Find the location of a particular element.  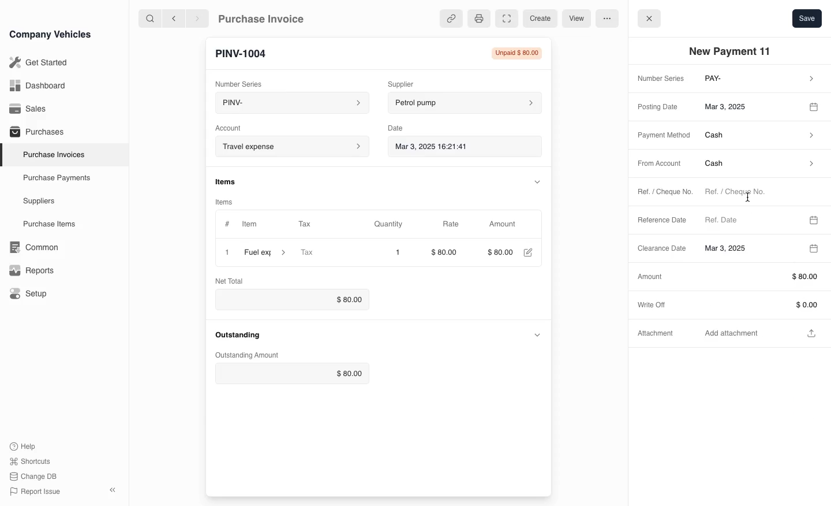

calender is located at coordinates (815, 106).